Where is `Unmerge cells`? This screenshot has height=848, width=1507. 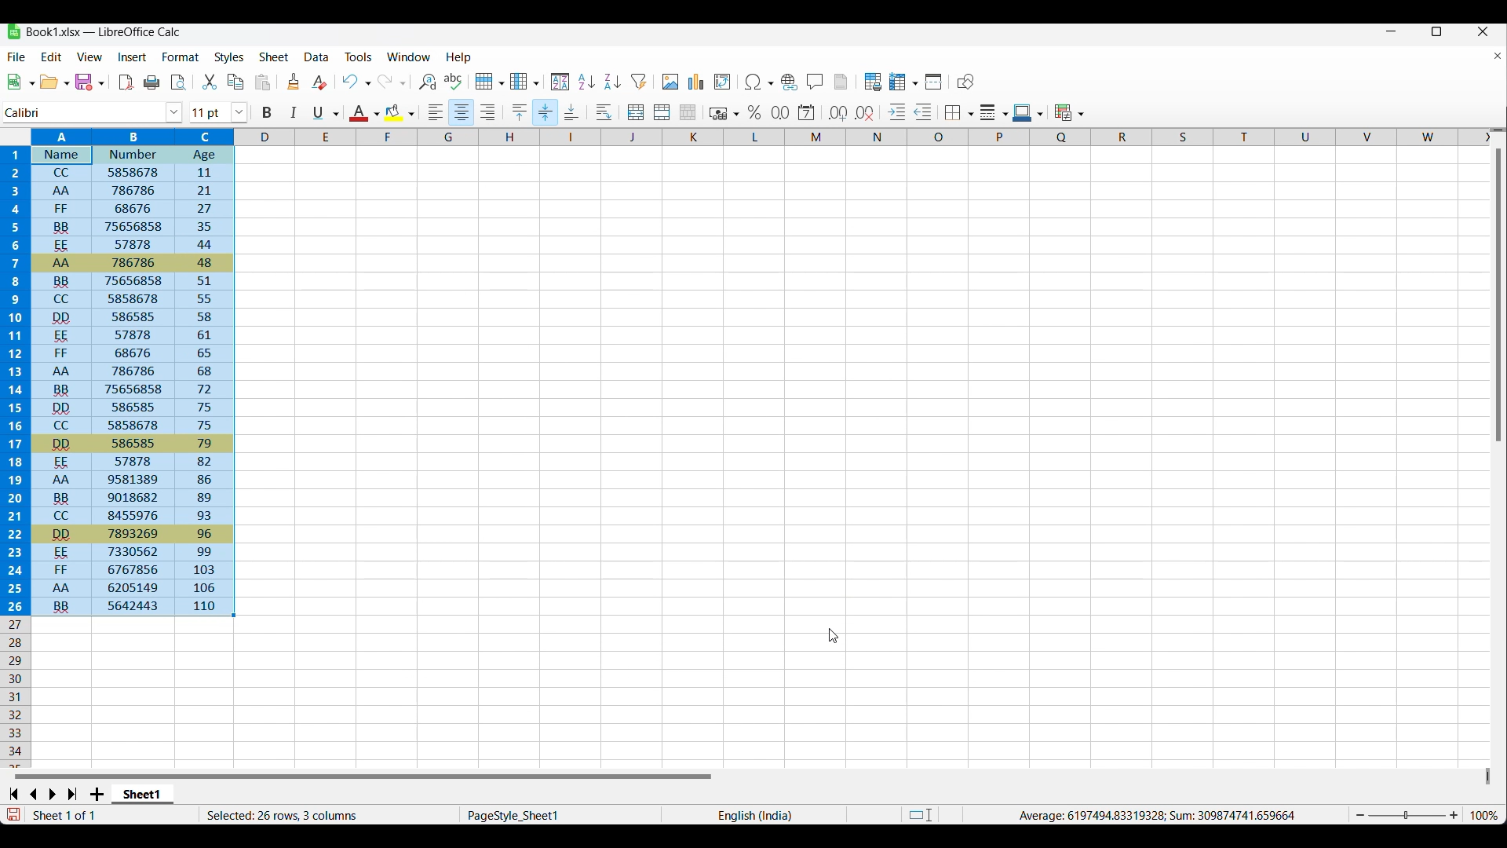 Unmerge cells is located at coordinates (688, 112).